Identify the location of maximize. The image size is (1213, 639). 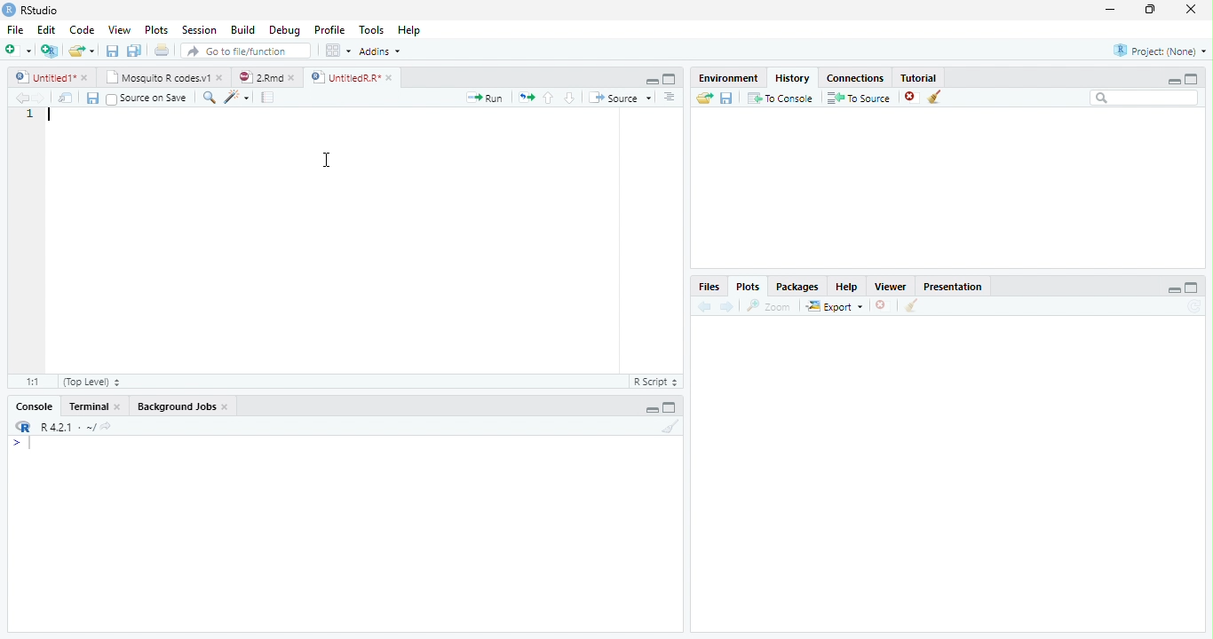
(671, 407).